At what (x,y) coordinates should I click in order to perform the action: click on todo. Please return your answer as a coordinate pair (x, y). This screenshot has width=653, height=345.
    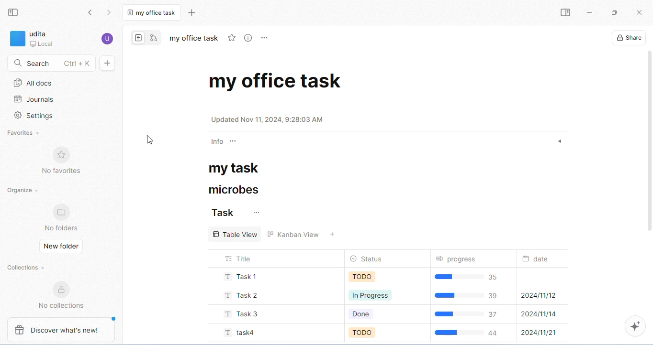
    Looking at the image, I should click on (370, 333).